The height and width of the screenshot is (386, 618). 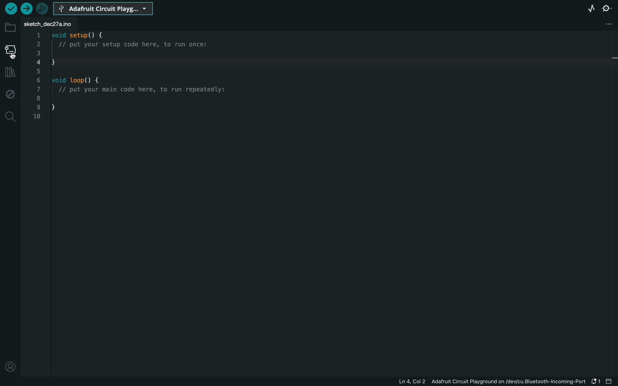 What do you see at coordinates (590, 10) in the screenshot?
I see `serial plotter` at bounding box center [590, 10].